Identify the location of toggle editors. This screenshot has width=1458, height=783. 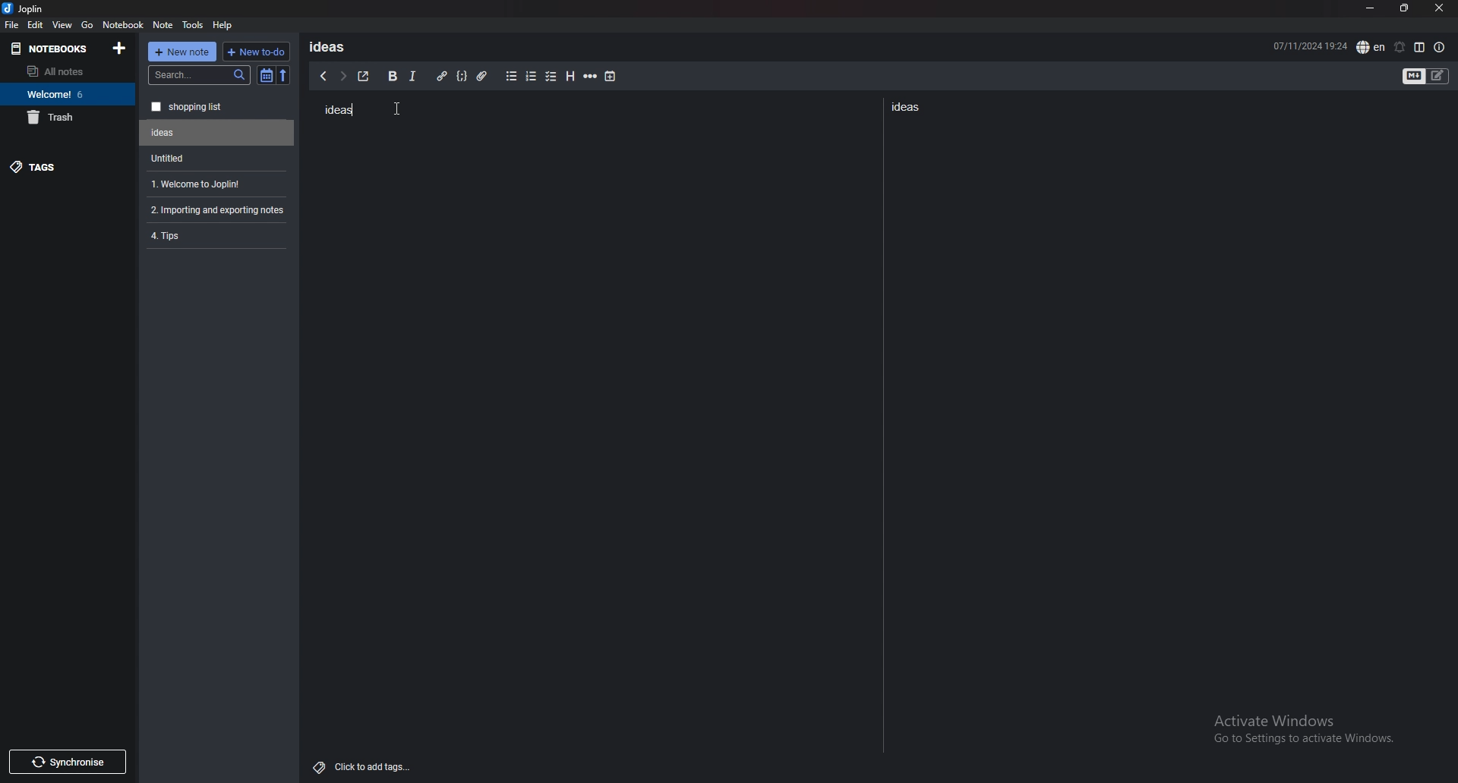
(1426, 77).